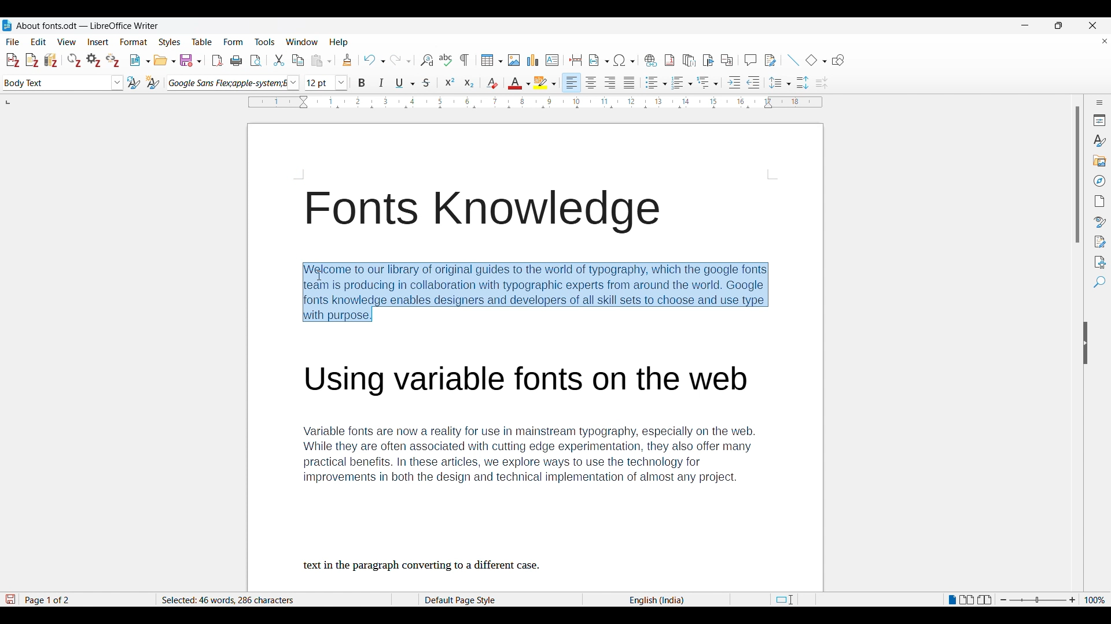  I want to click on Insert hyperlink, so click(650, 60).